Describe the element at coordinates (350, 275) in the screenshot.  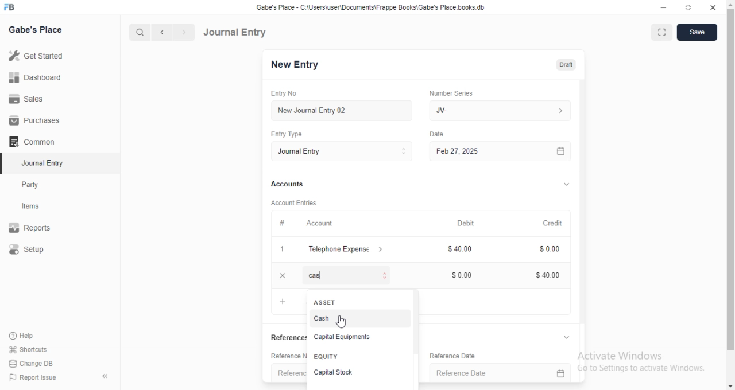
I see `Ca` at that location.